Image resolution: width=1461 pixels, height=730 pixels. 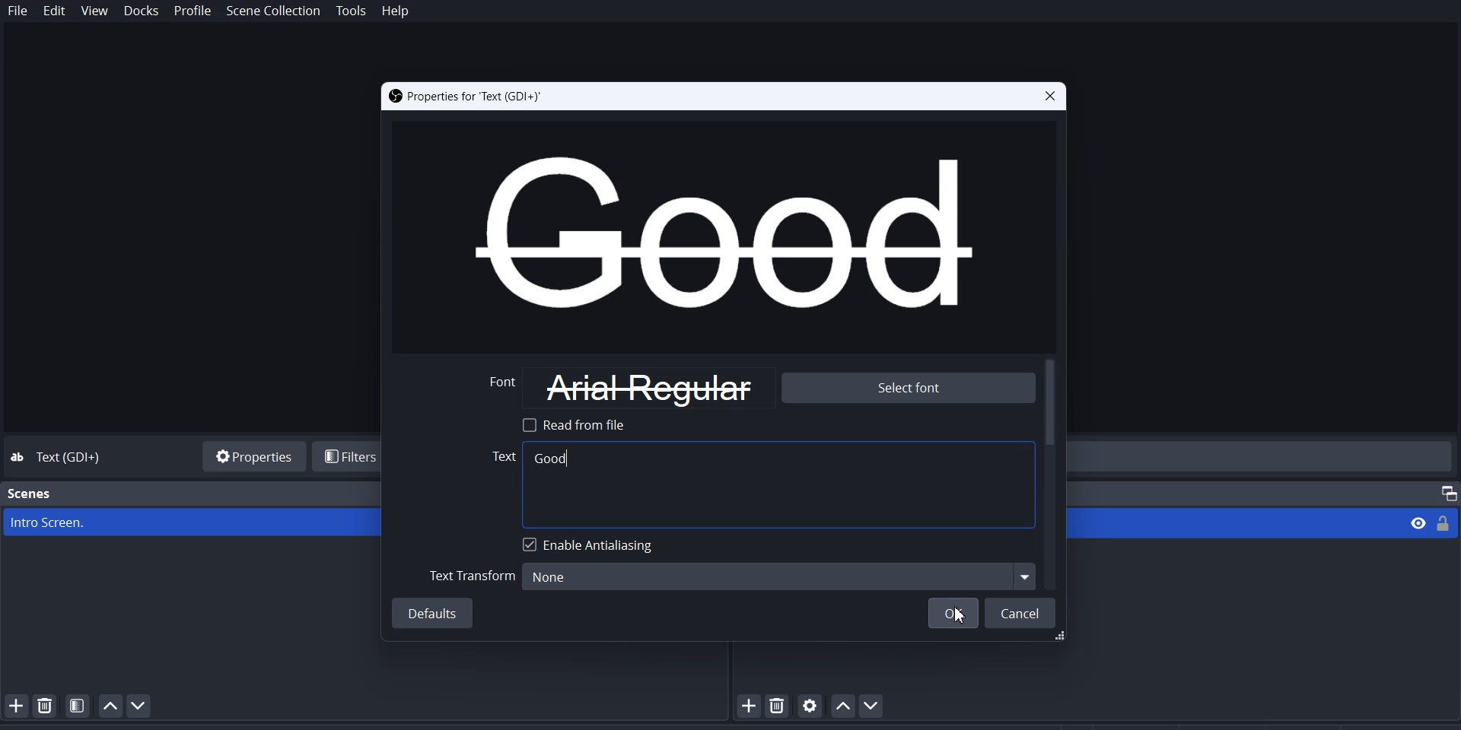 I want to click on Scene collection, so click(x=275, y=11).